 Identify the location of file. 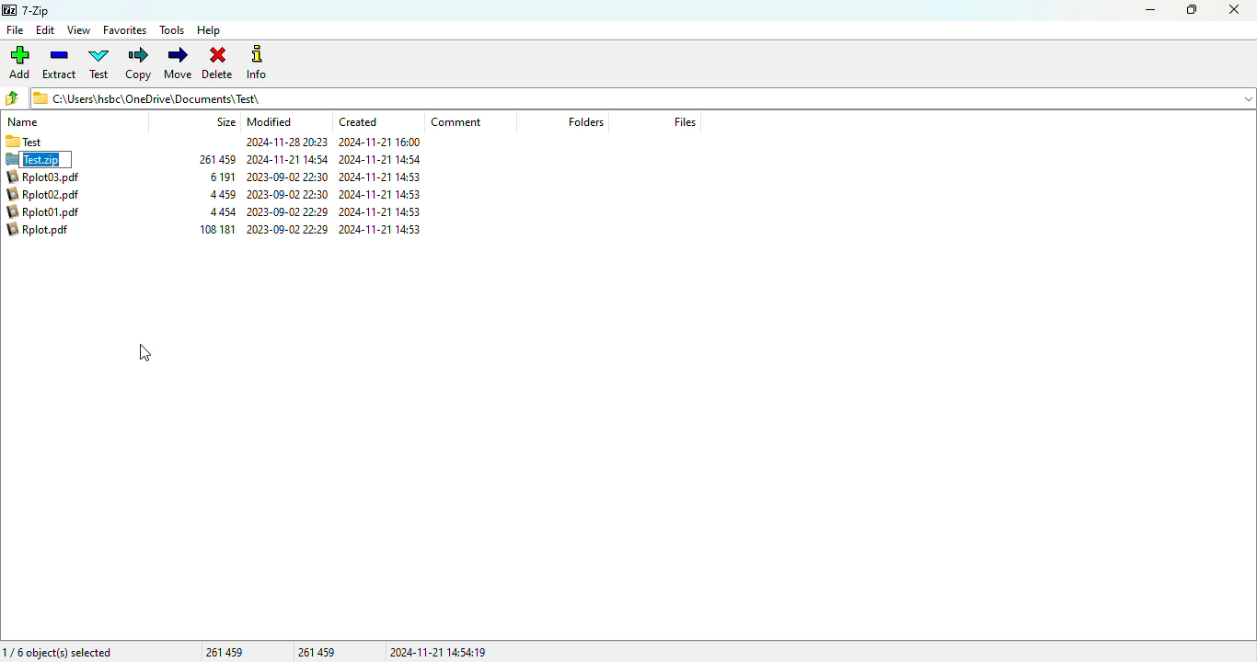
(14, 30).